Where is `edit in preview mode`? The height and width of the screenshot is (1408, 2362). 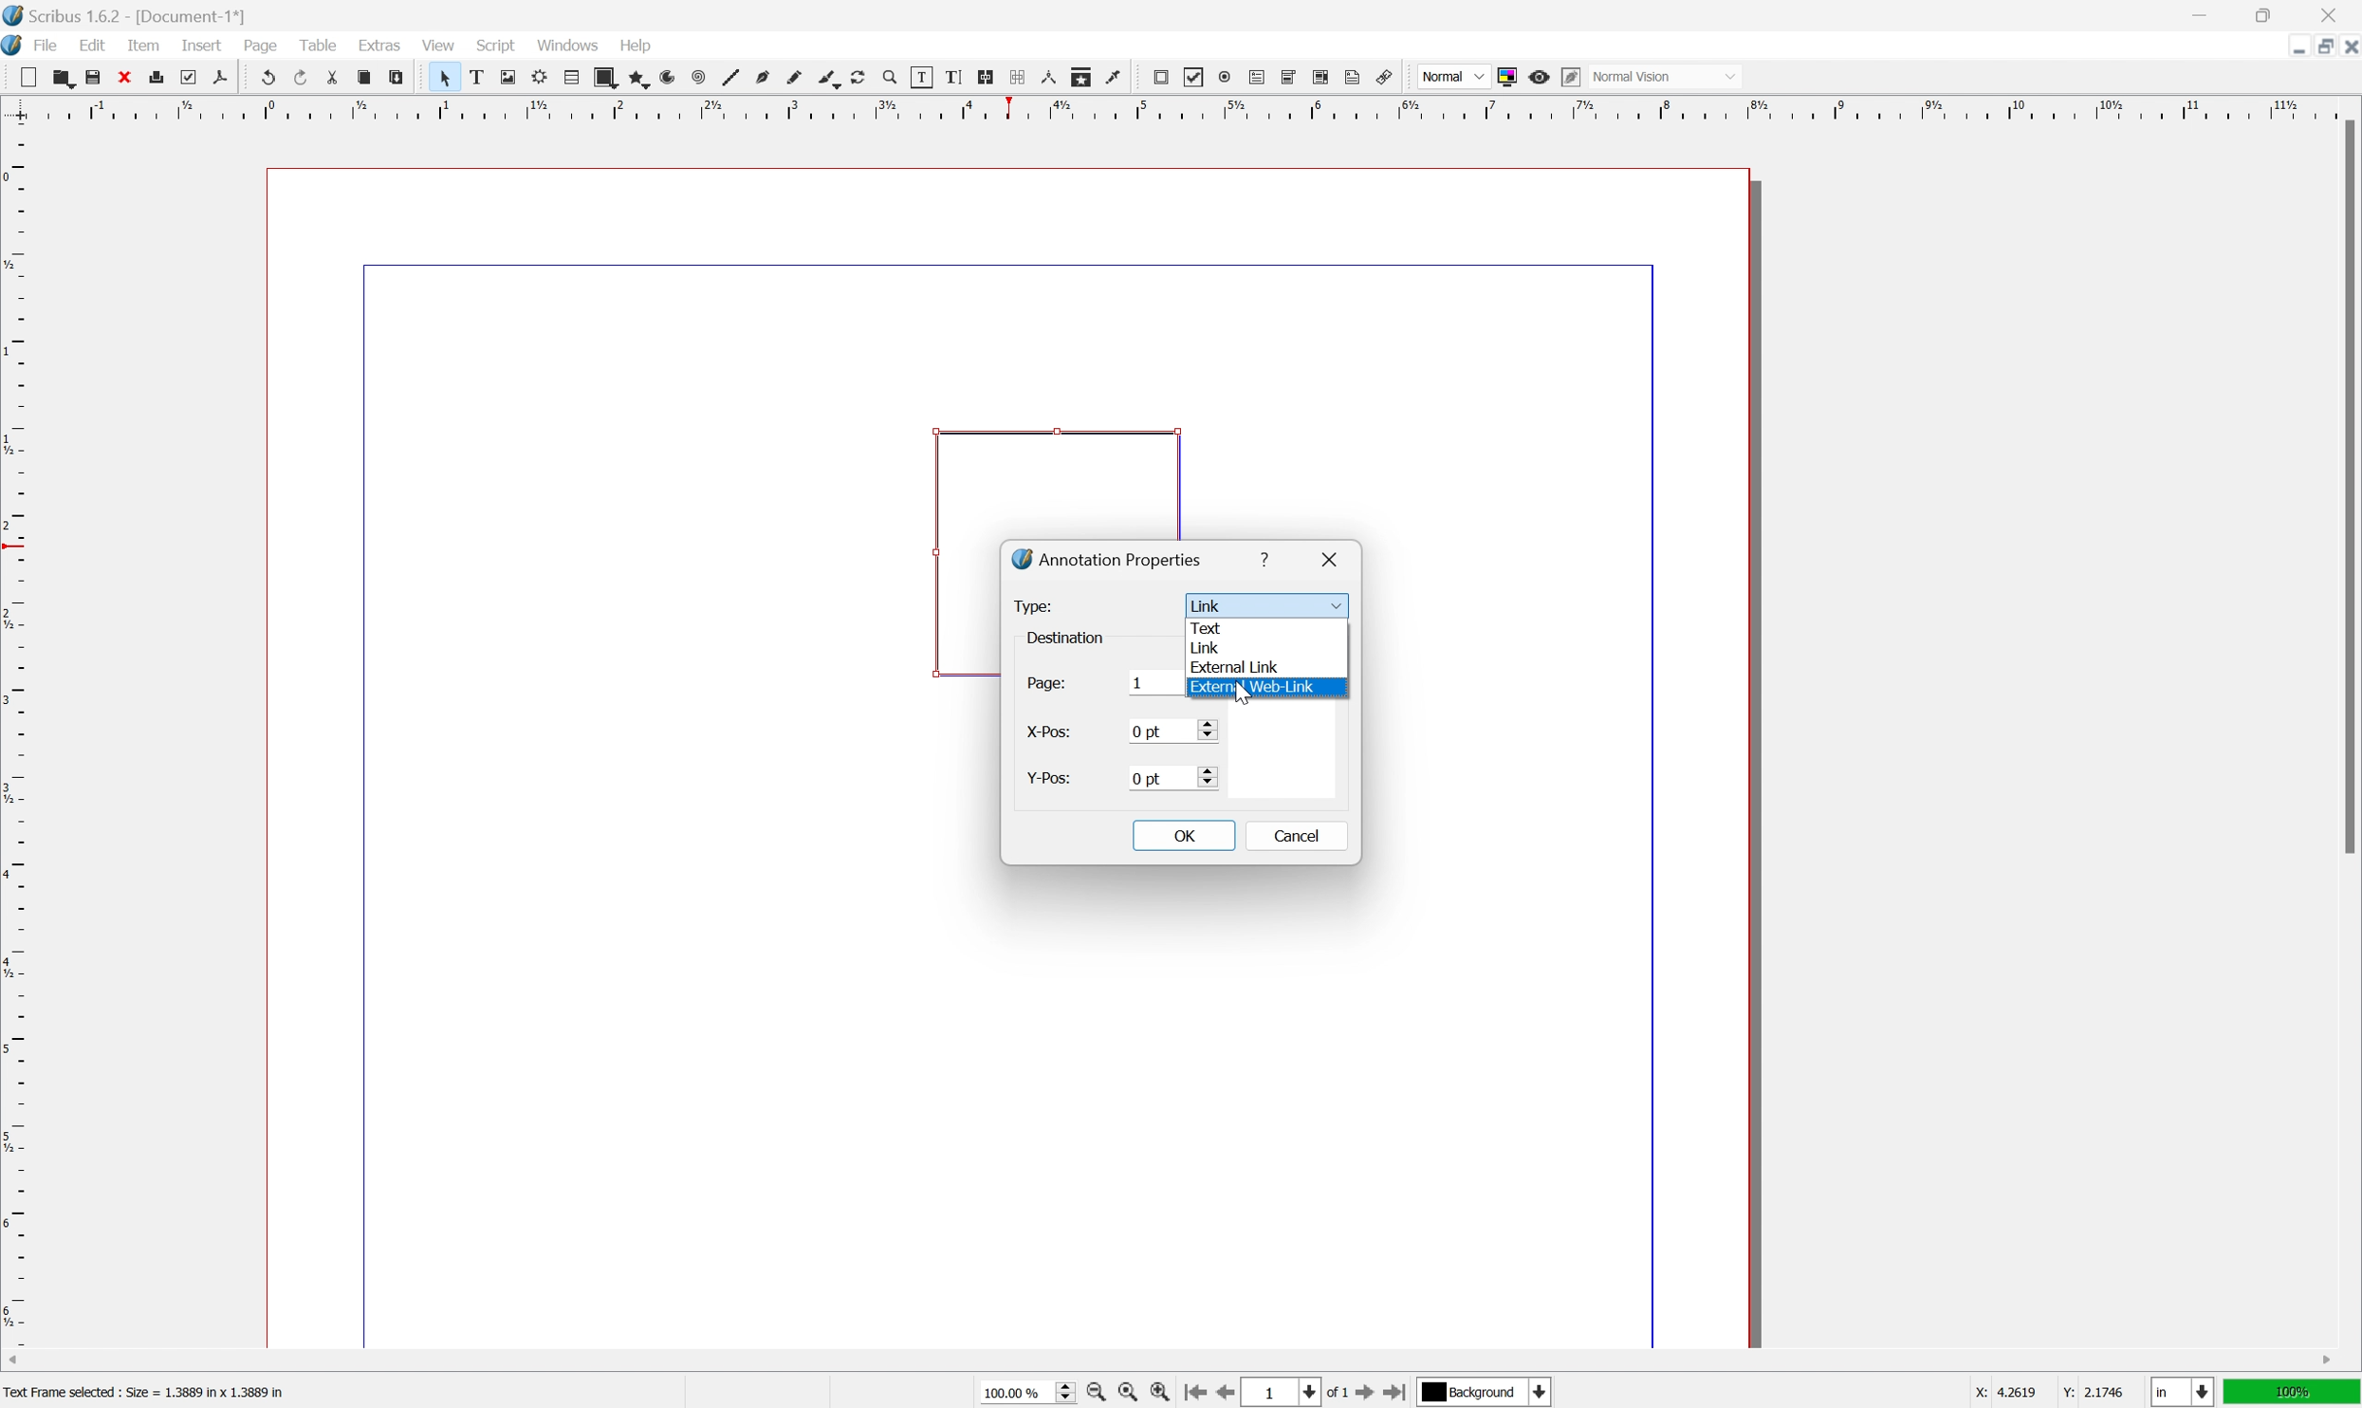 edit in preview mode is located at coordinates (1571, 77).